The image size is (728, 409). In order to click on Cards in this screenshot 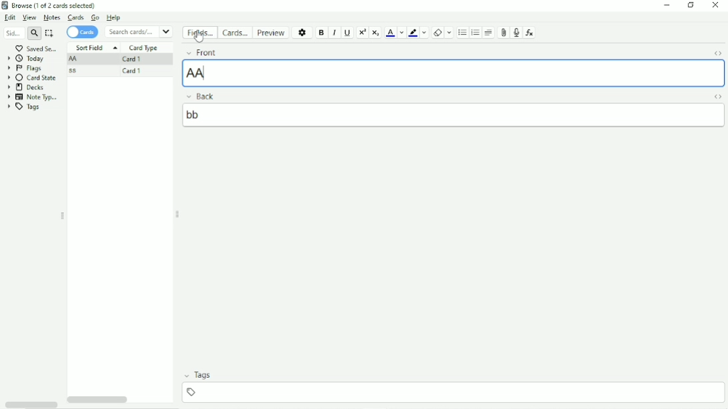, I will do `click(84, 32)`.